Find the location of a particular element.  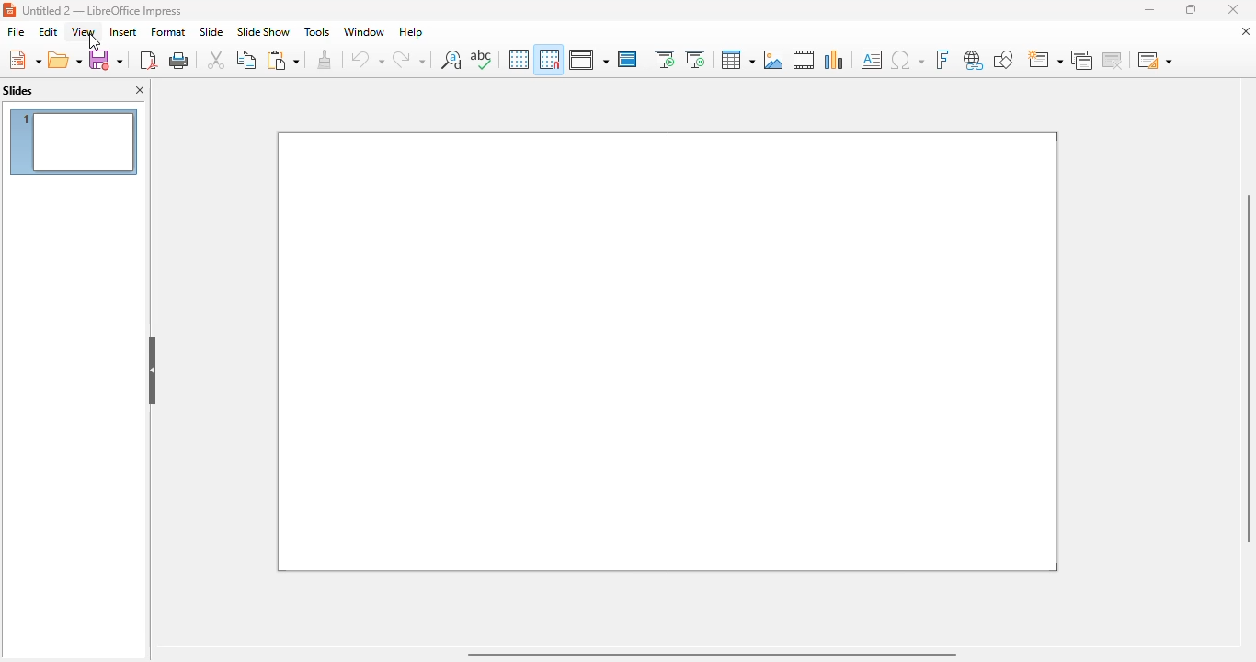

new is located at coordinates (24, 59).